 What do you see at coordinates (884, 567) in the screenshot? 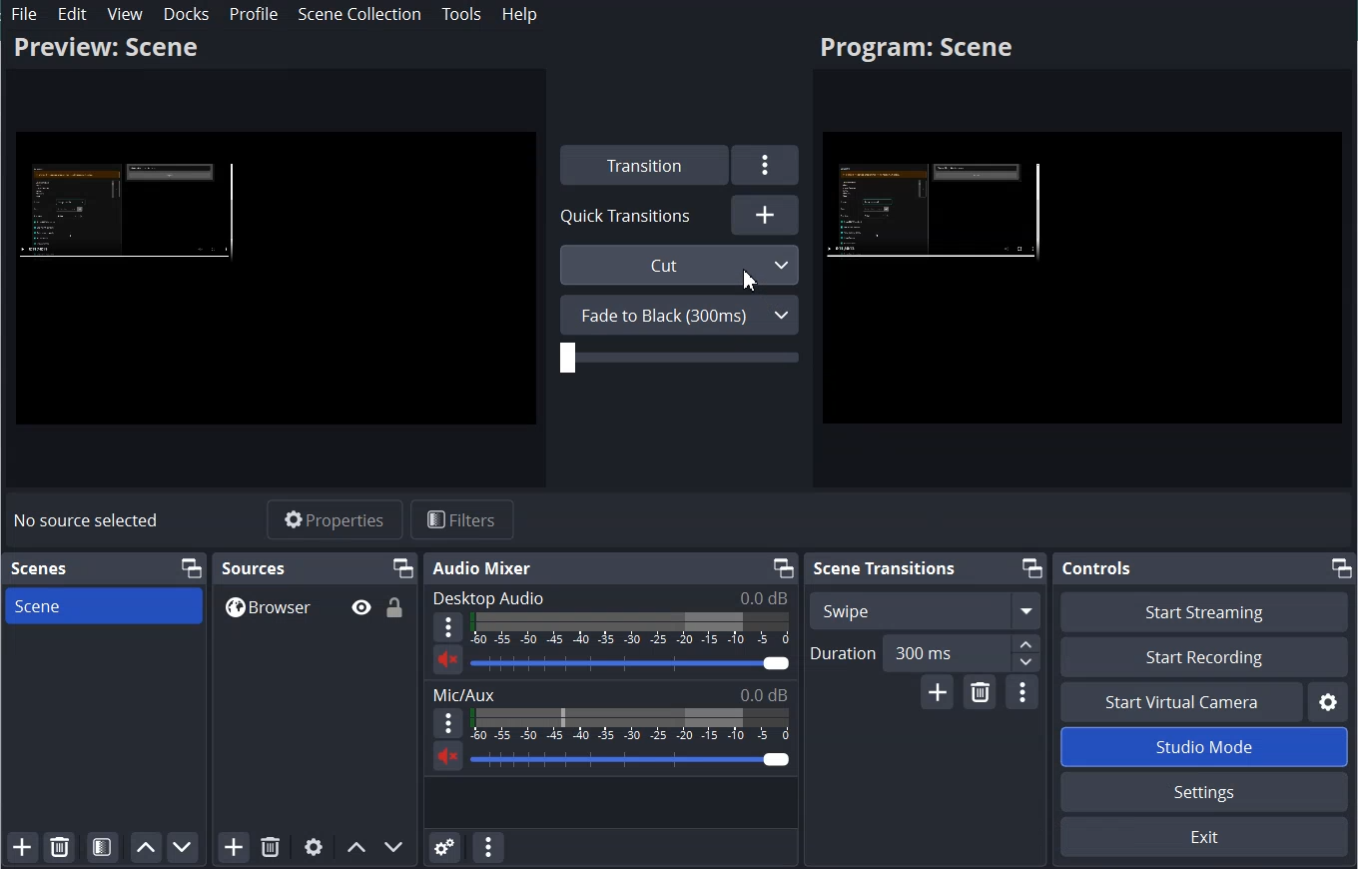
I see `Scene Transition` at bounding box center [884, 567].